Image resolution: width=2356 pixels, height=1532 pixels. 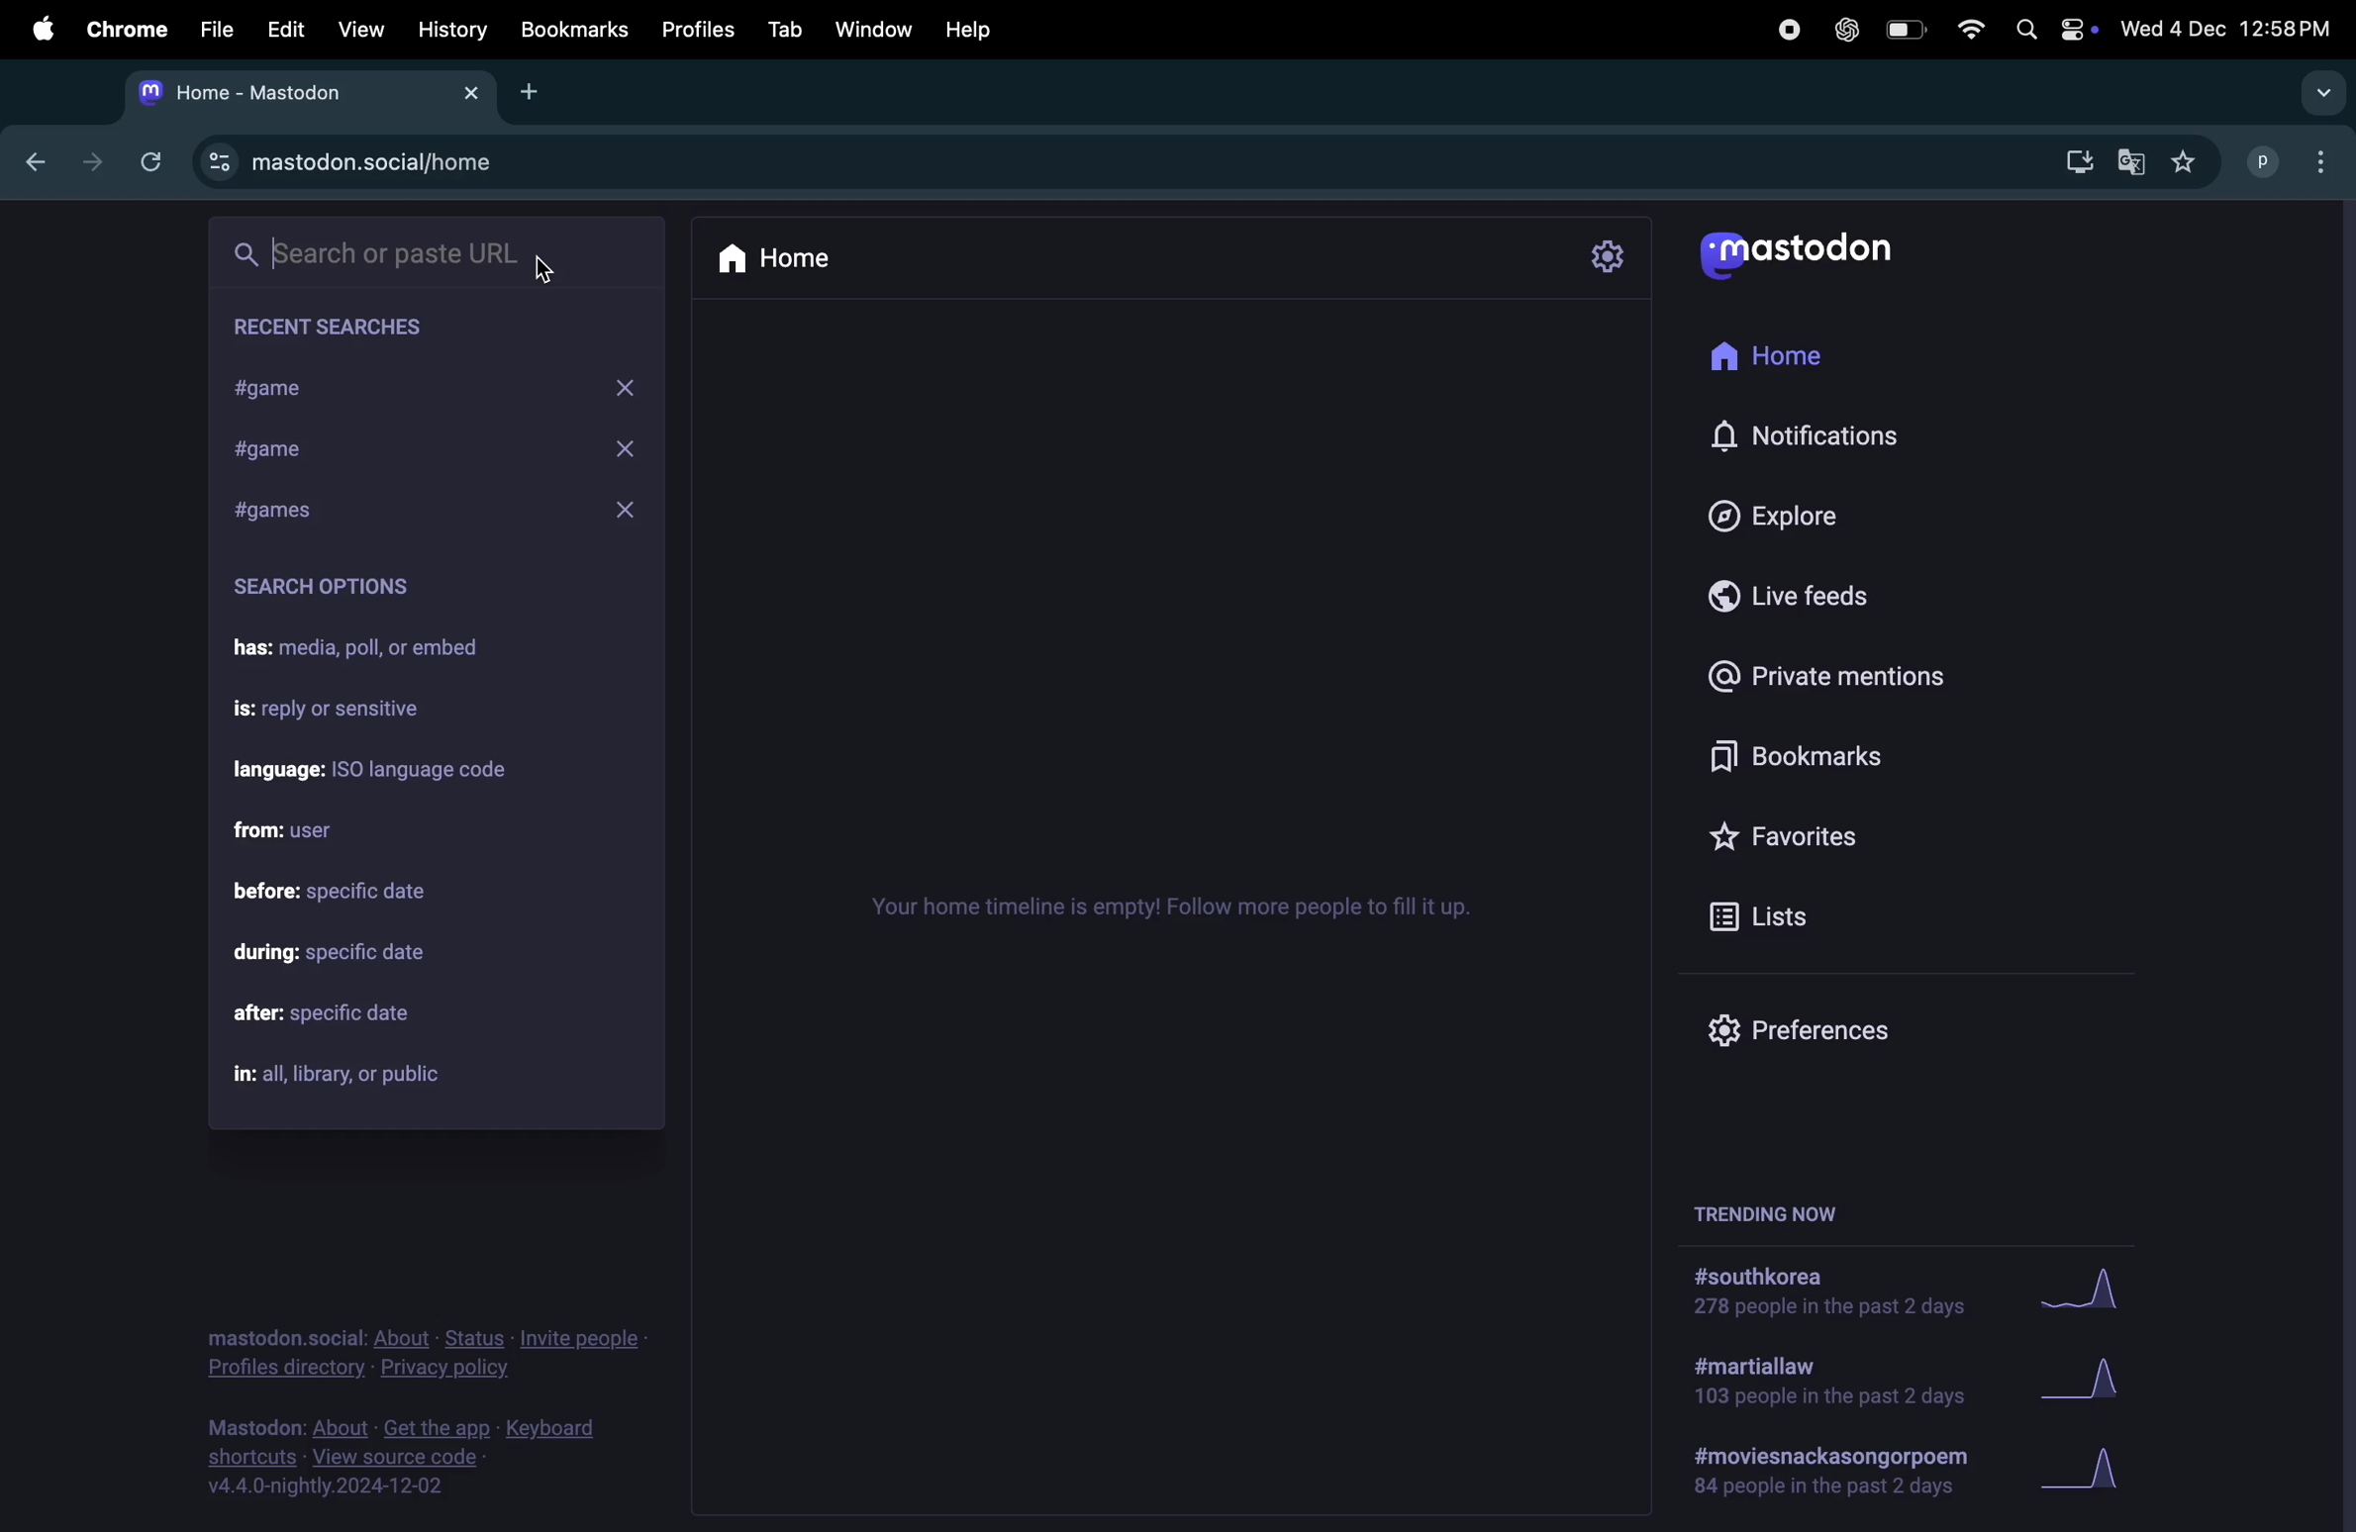 I want to click on Profiles, so click(x=703, y=30).